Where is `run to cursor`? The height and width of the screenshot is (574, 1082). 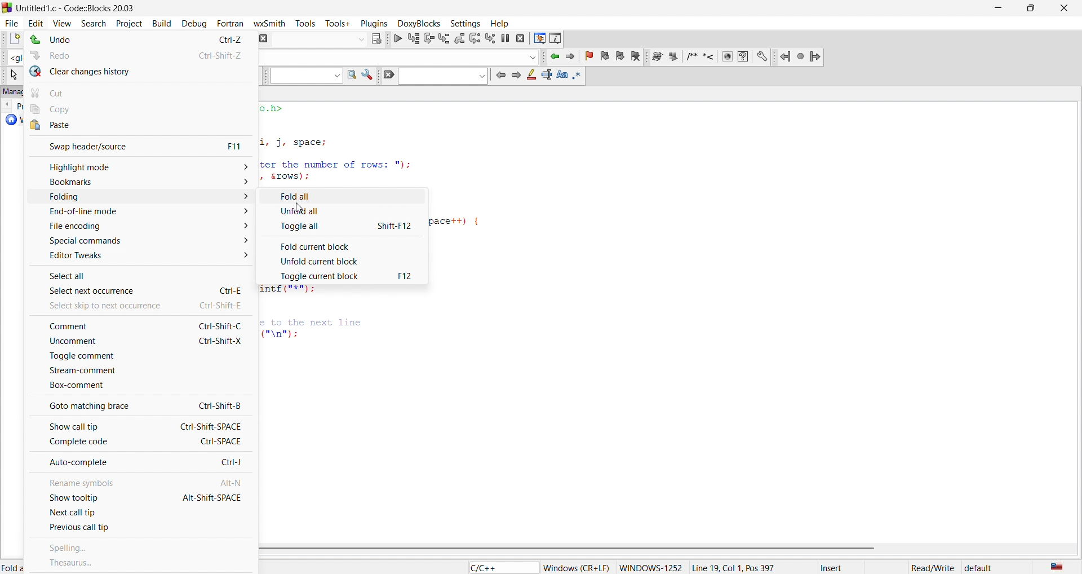 run to cursor is located at coordinates (413, 38).